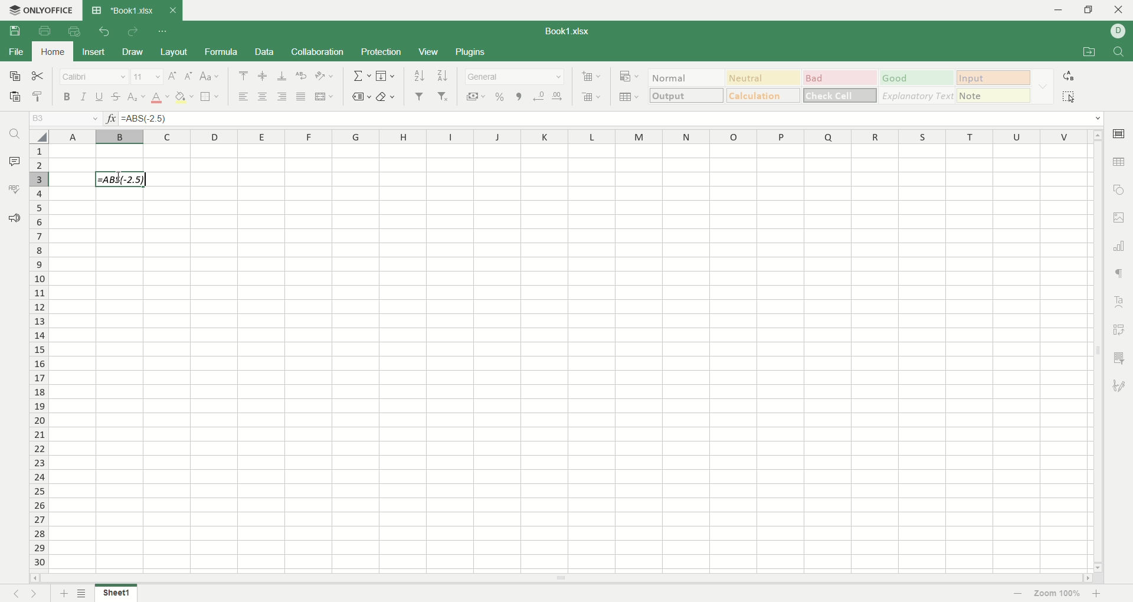  What do you see at coordinates (428, 53) in the screenshot?
I see `` at bounding box center [428, 53].